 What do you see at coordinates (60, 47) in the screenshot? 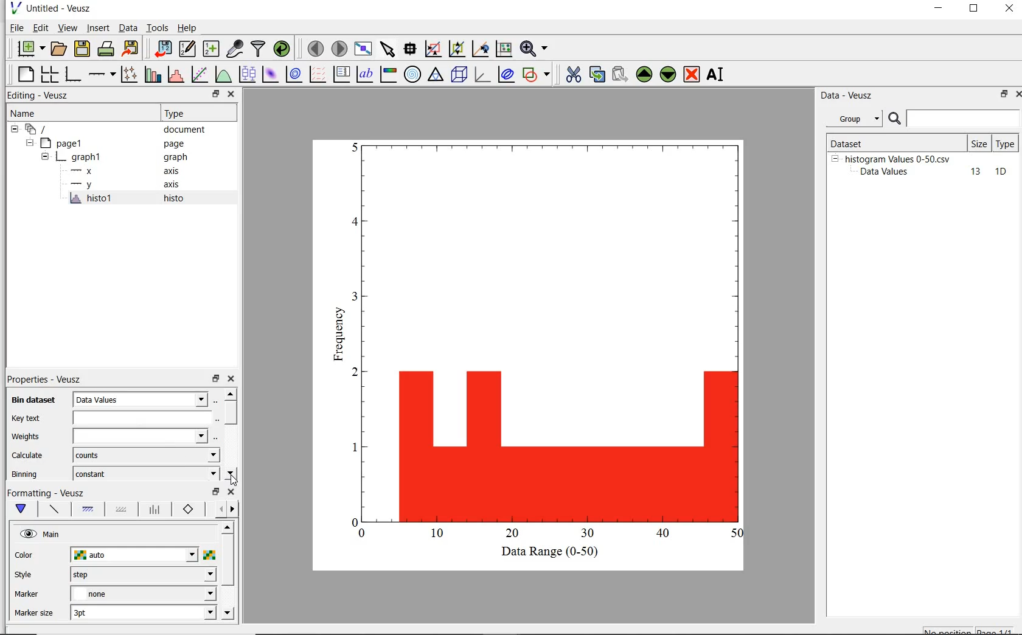
I see `open` at bounding box center [60, 47].